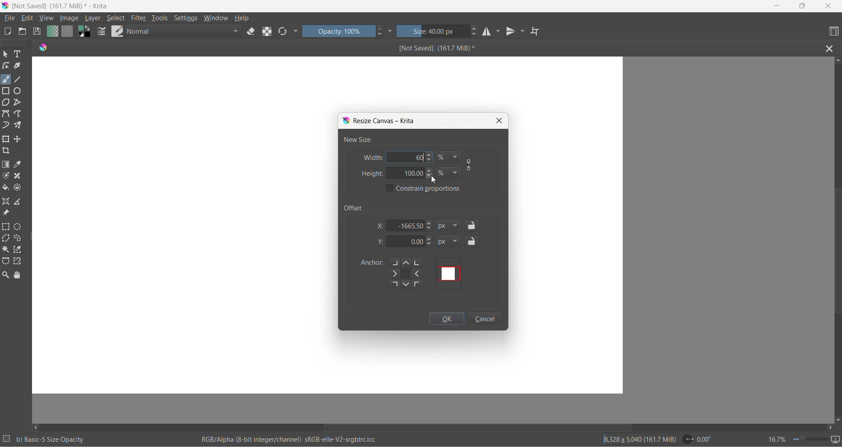  I want to click on decrement opacity, so click(381, 36).